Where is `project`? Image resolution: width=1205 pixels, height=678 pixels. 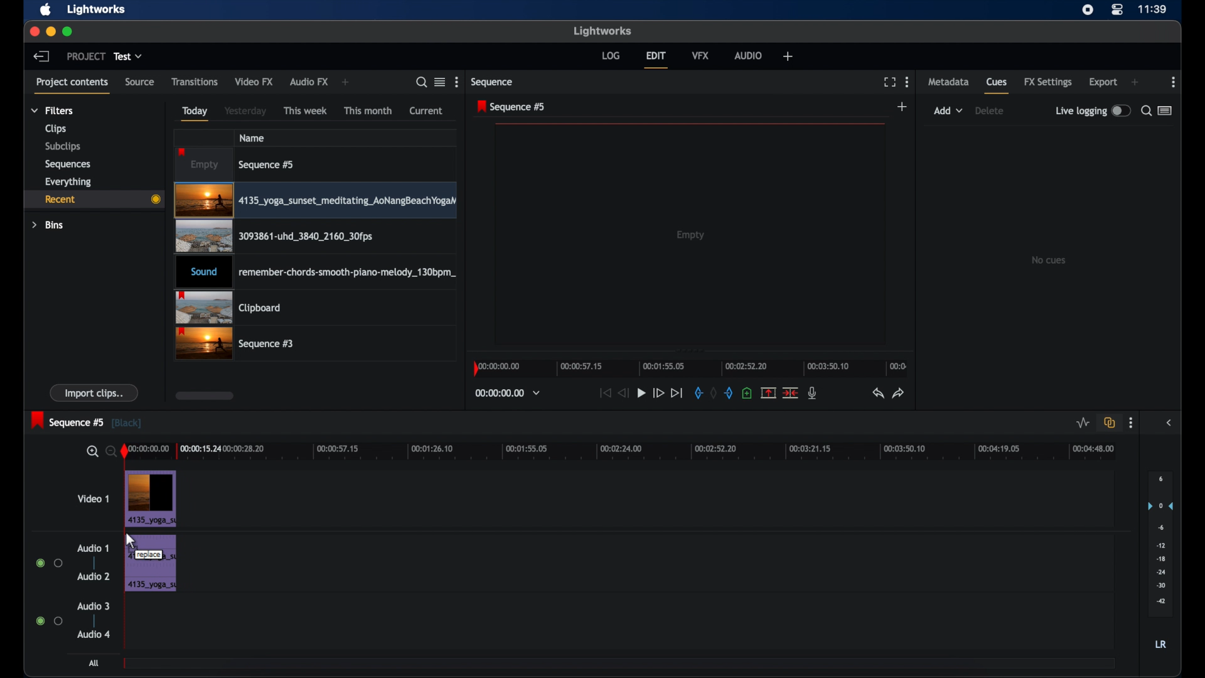
project is located at coordinates (85, 56).